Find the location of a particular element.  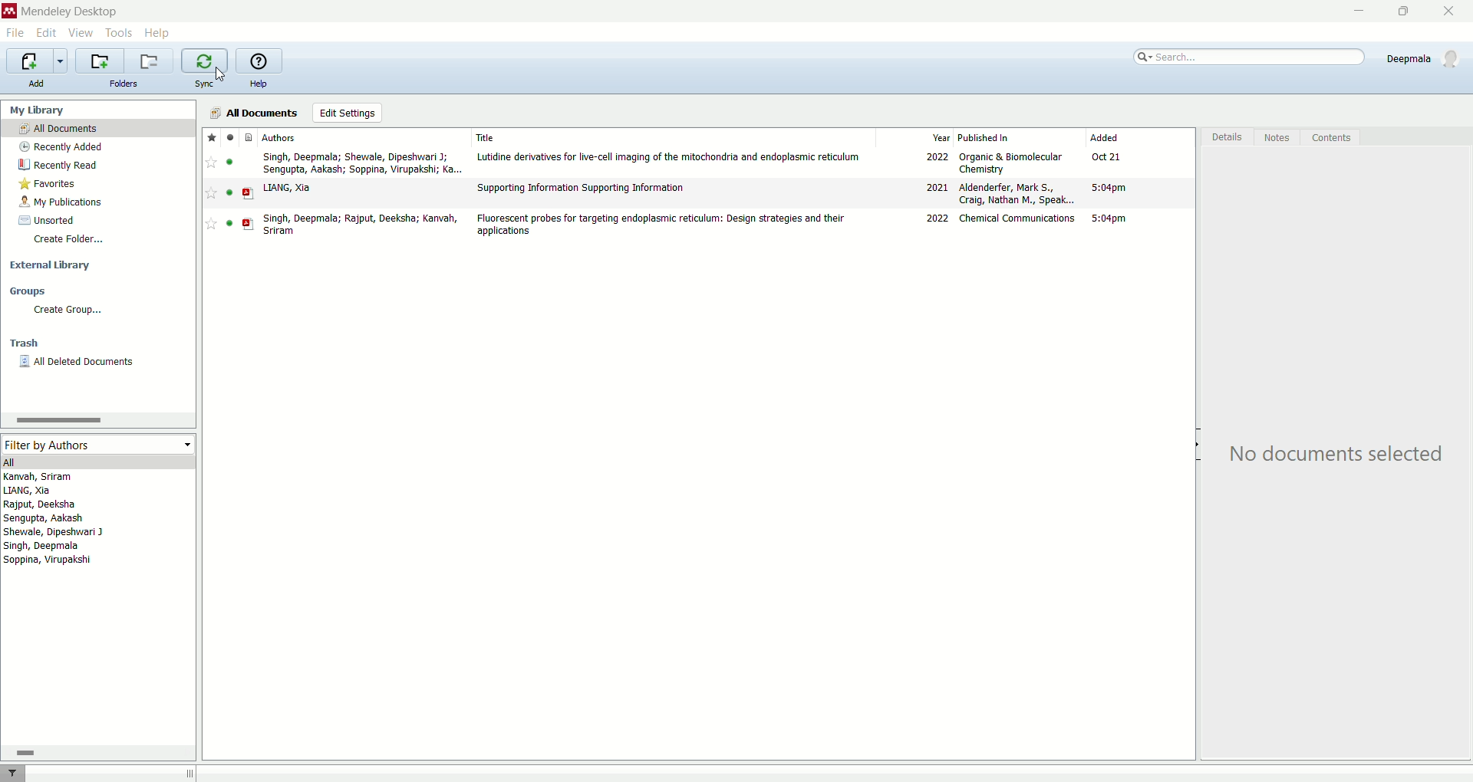

Add to favorite is located at coordinates (211, 224).